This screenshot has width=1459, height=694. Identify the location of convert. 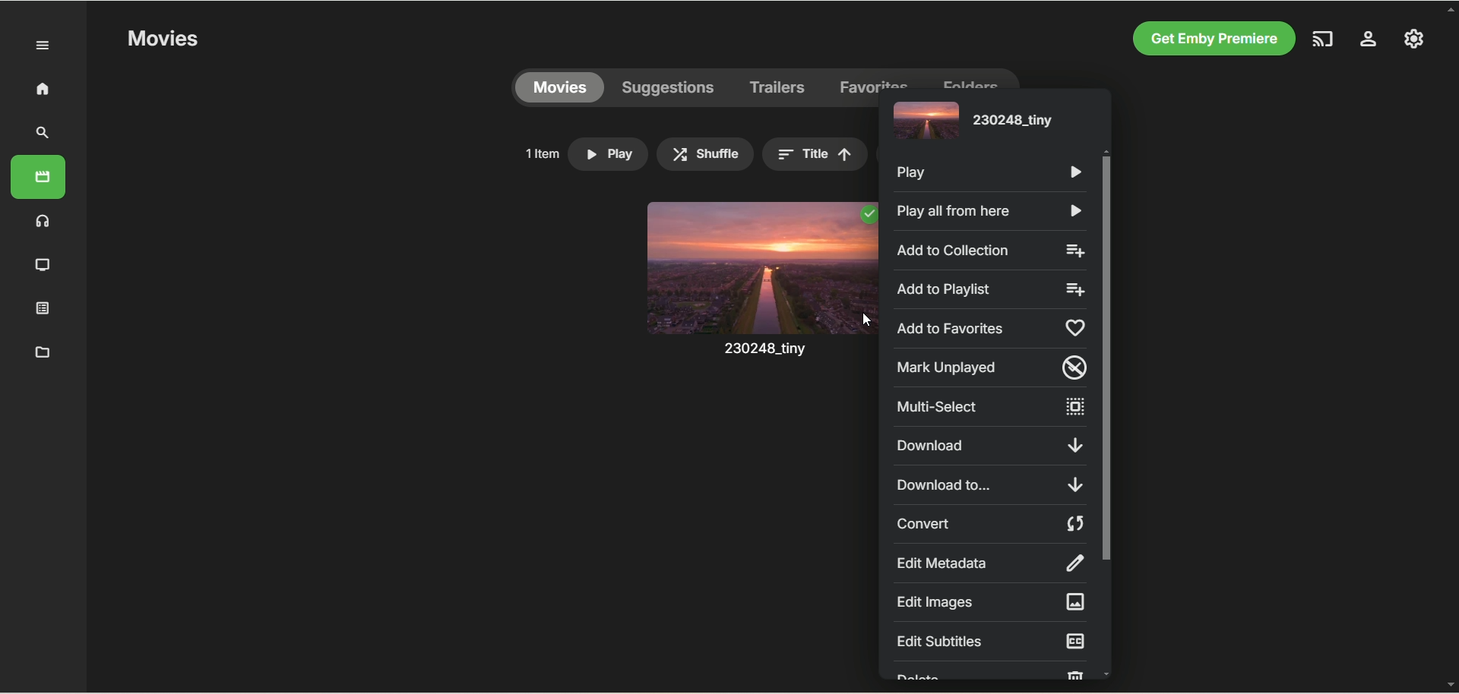
(992, 524).